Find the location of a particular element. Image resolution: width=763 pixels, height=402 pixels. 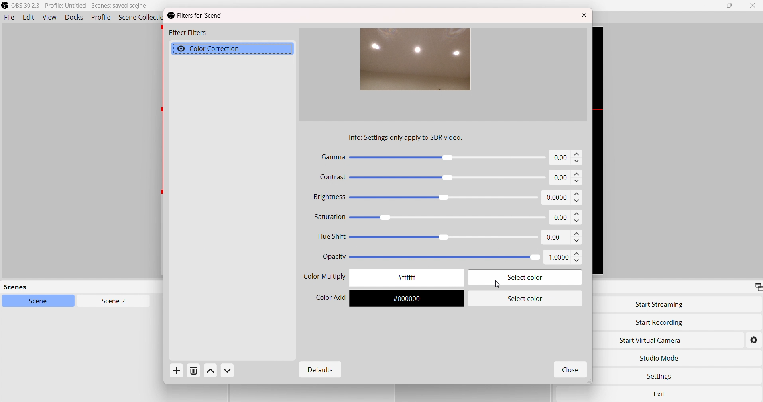

Gamma is located at coordinates (433, 156).